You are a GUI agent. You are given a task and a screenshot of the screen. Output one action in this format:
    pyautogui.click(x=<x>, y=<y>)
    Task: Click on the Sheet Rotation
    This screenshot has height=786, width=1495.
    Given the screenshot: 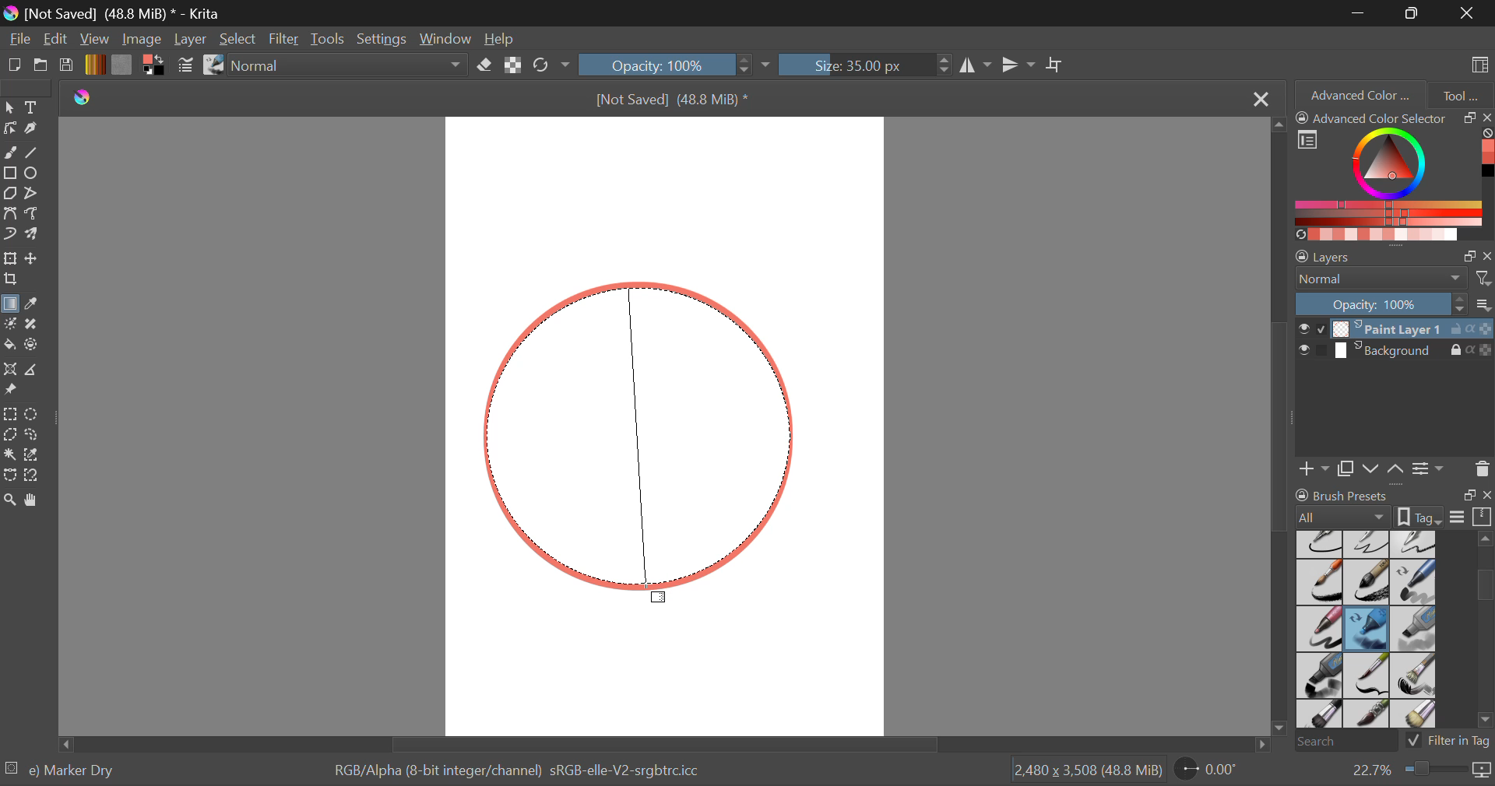 What is the action you would take?
    pyautogui.click(x=1215, y=770)
    